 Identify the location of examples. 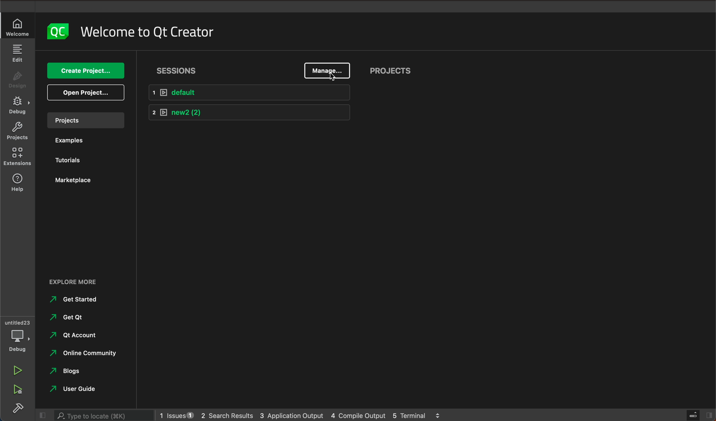
(70, 140).